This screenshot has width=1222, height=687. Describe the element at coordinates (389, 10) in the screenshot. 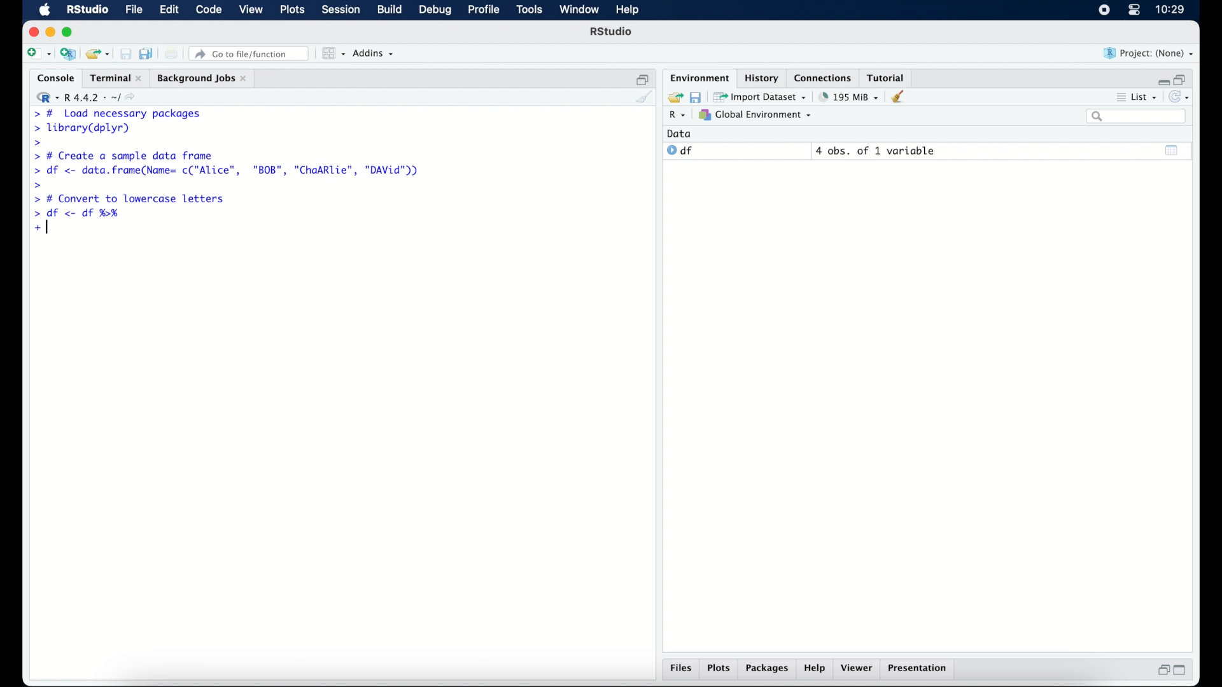

I see `build` at that location.